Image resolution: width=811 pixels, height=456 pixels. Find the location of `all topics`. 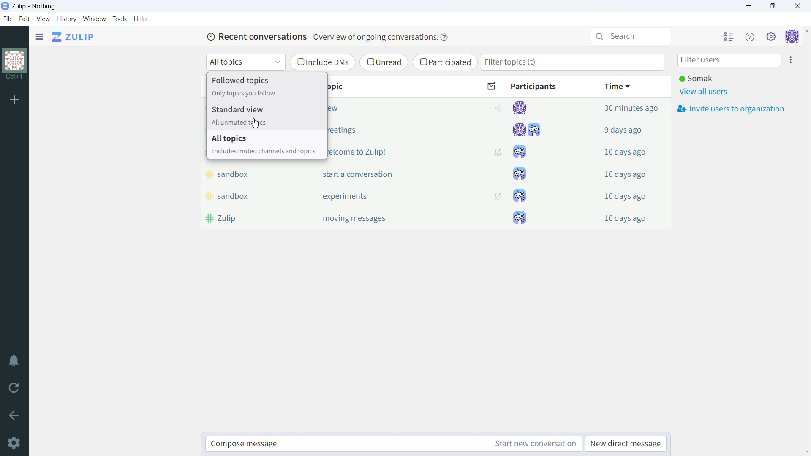

all topics is located at coordinates (267, 145).